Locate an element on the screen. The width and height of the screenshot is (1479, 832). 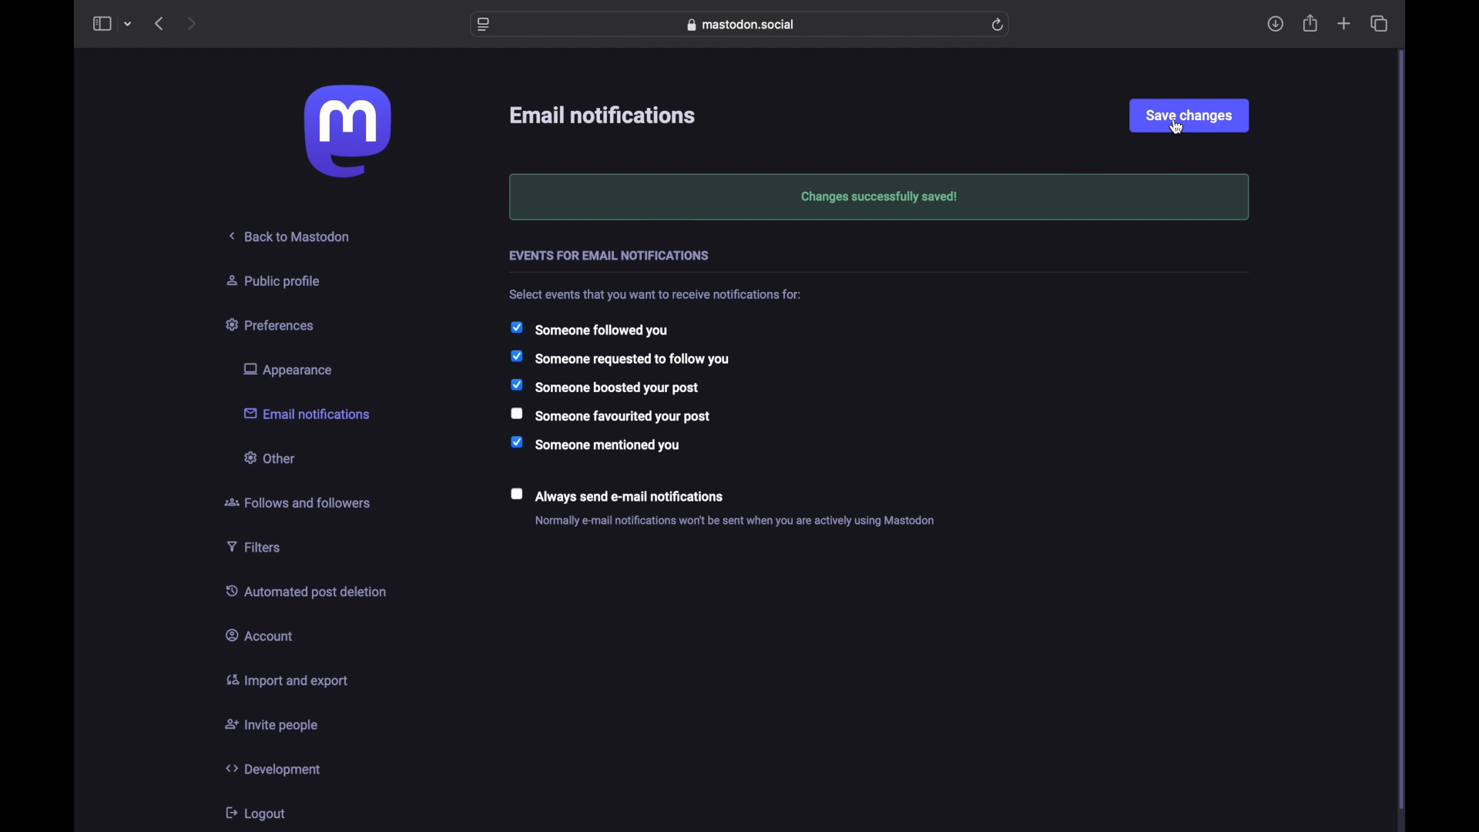
info is located at coordinates (740, 522).